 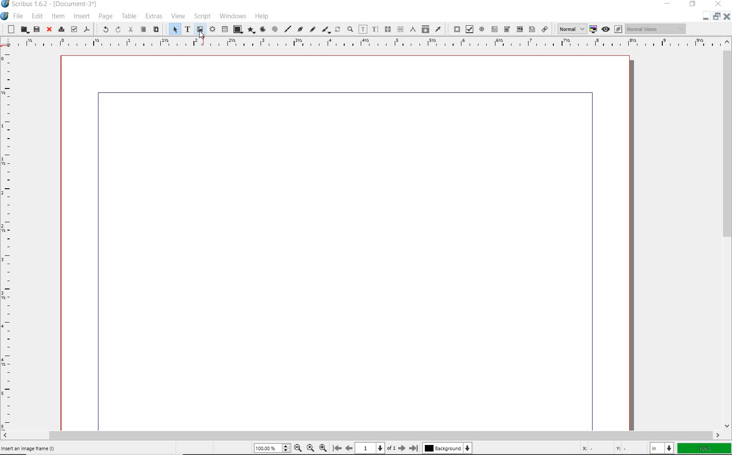 I want to click on pdf text field, so click(x=495, y=30).